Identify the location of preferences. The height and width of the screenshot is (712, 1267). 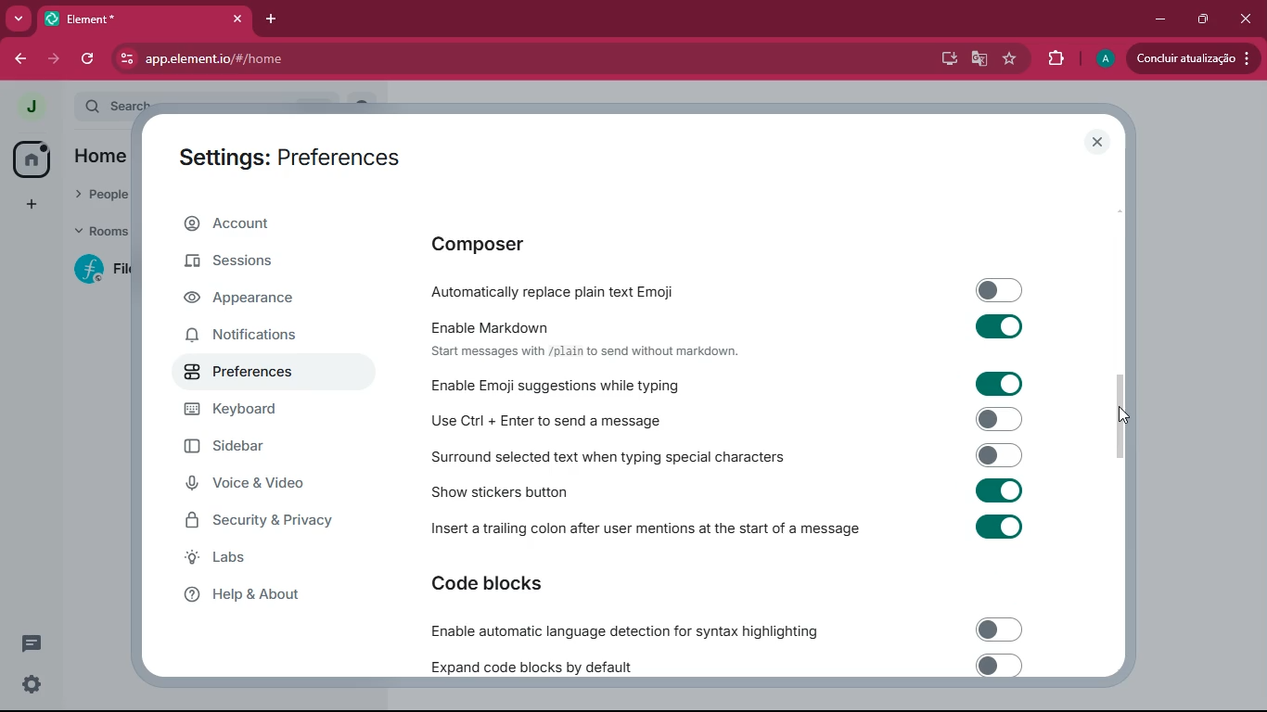
(255, 376).